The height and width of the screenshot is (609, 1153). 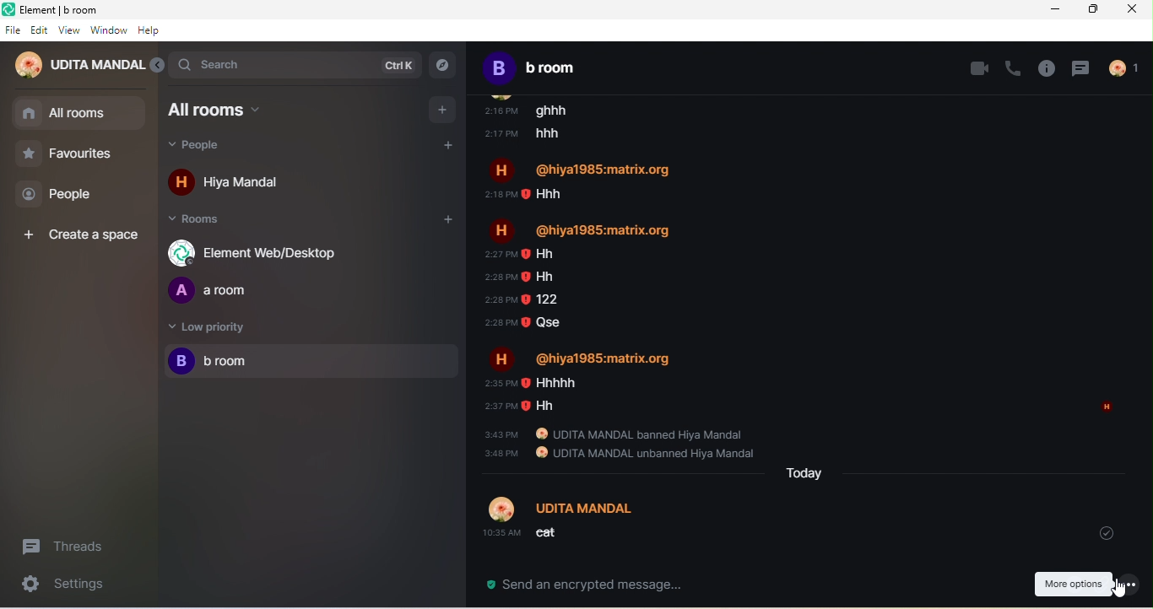 I want to click on people, so click(x=214, y=148).